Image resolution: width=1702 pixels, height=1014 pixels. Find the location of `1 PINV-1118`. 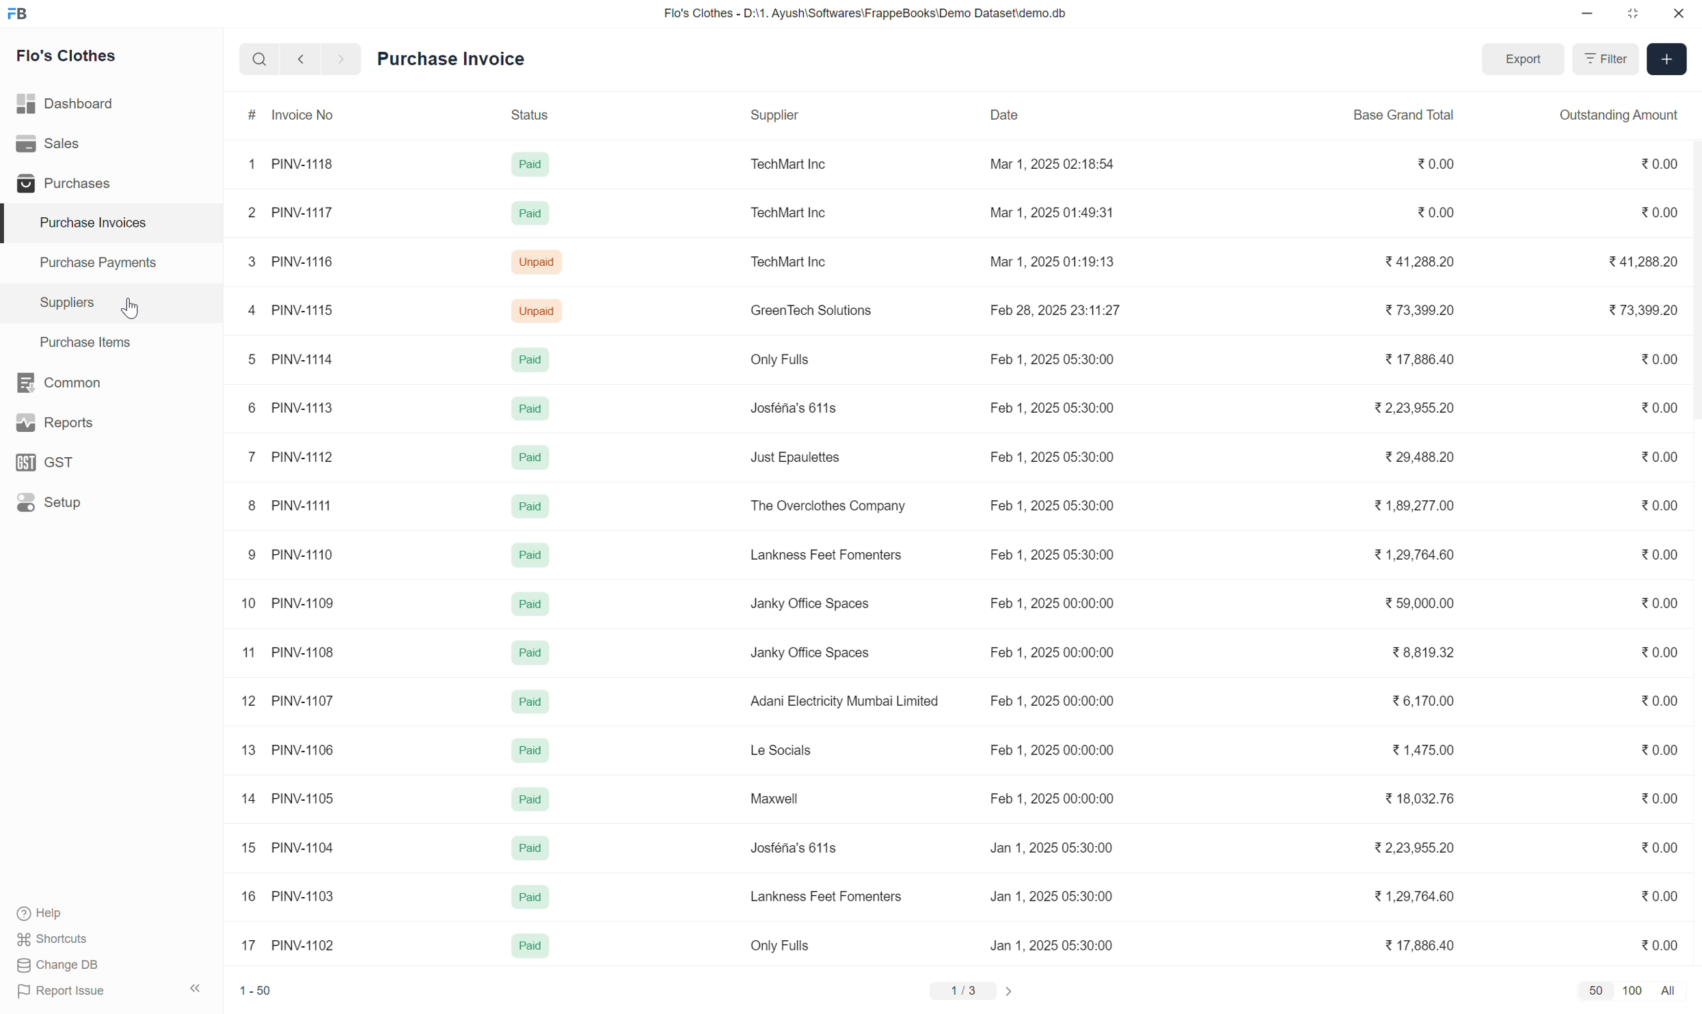

1 PINV-1118 is located at coordinates (284, 163).